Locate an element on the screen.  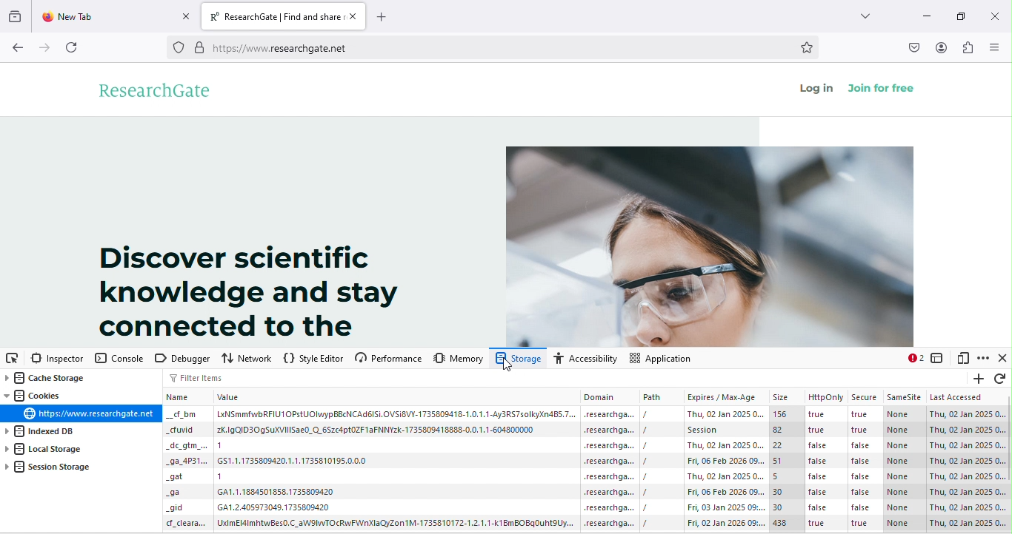
 is located at coordinates (179, 478).